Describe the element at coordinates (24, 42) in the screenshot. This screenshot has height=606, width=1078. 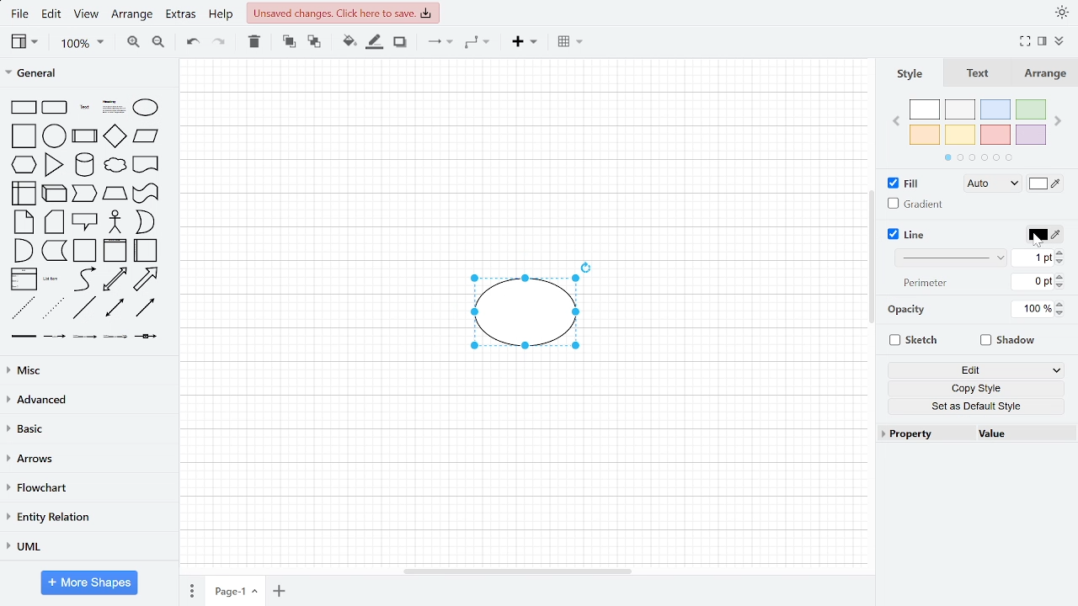
I see `view` at that location.